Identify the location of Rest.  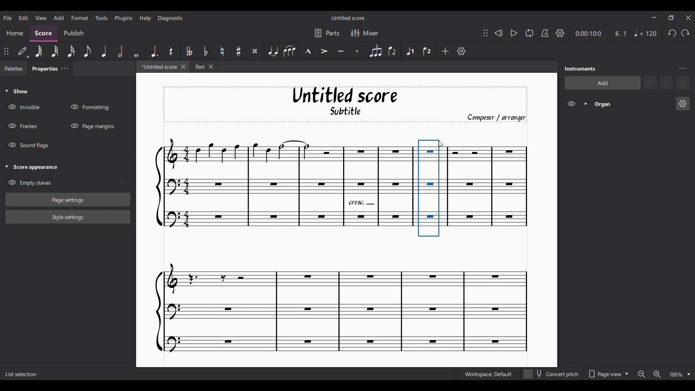
(171, 51).